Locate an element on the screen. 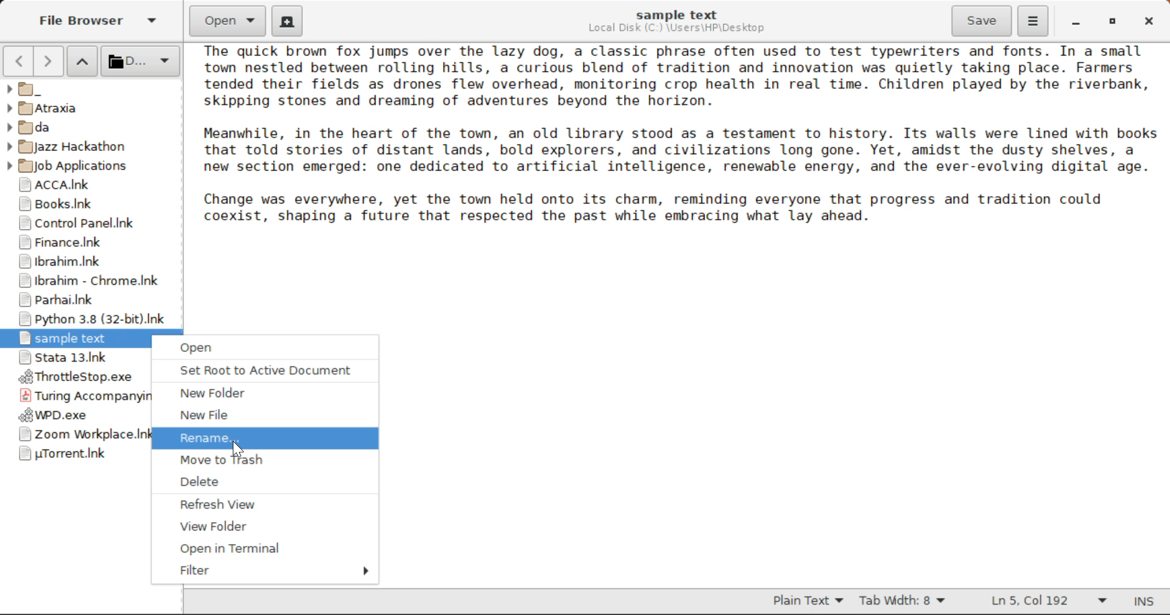  Close is located at coordinates (1147, 21).